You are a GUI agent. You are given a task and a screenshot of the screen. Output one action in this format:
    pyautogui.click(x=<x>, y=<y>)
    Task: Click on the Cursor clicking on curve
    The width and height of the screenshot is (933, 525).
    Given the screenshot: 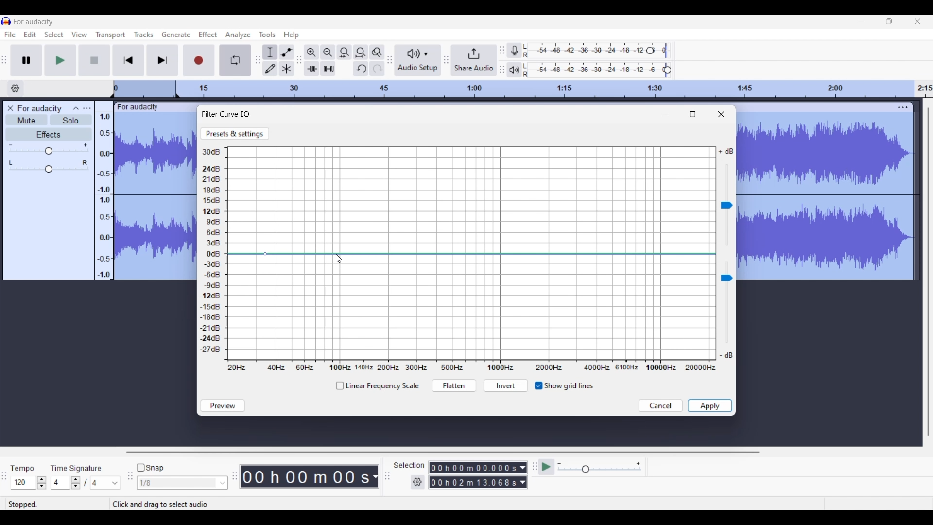 What is the action you would take?
    pyautogui.click(x=338, y=259)
    